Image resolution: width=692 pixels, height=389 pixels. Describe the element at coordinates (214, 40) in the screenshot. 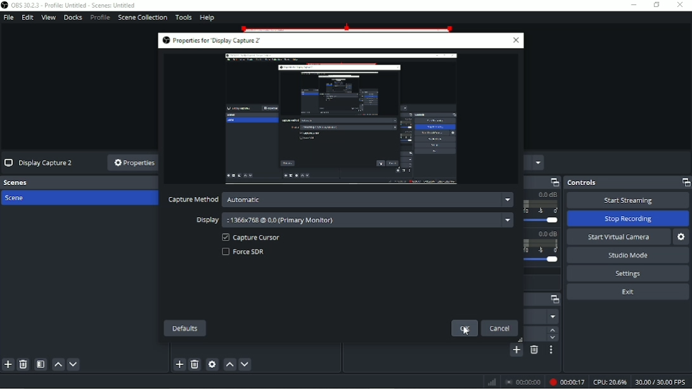

I see `Properties for 'Display Capture Z'` at that location.